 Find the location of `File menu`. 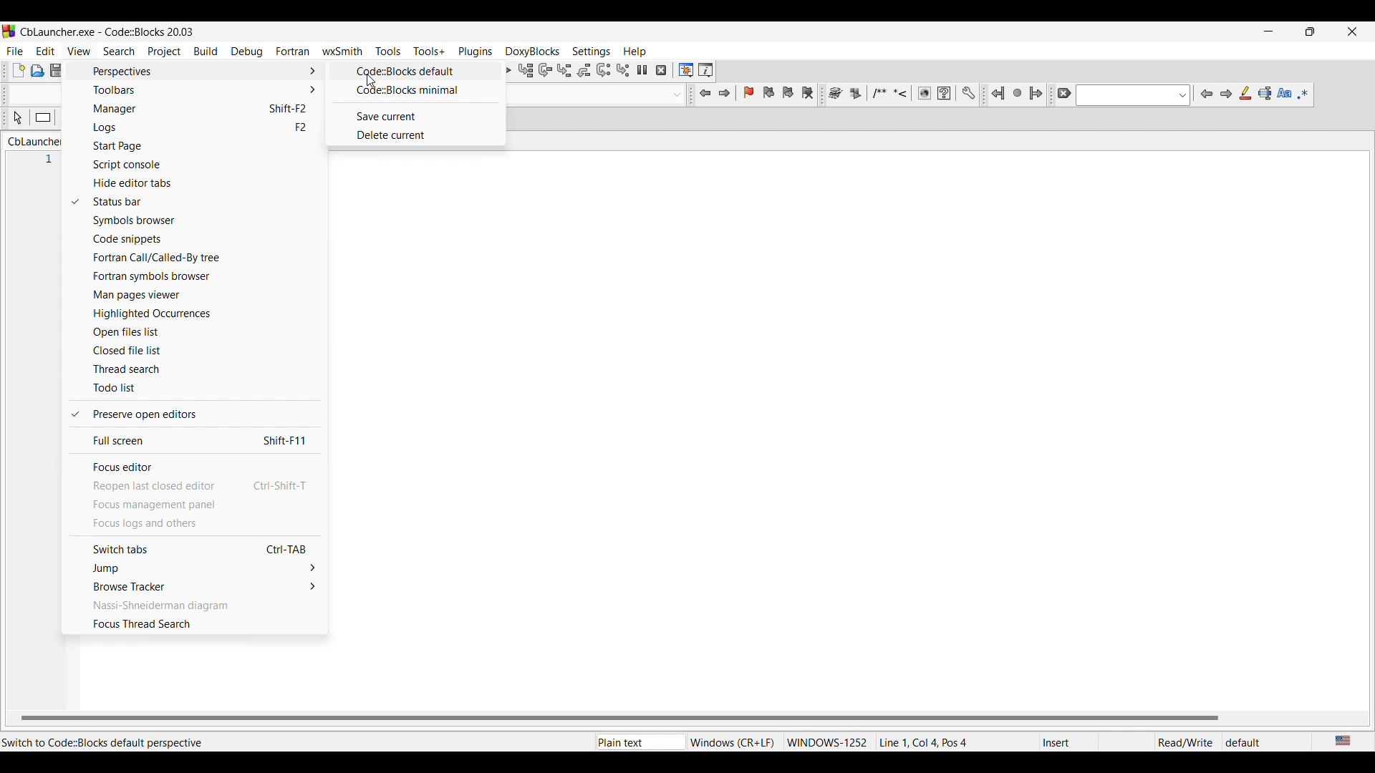

File menu is located at coordinates (15, 51).